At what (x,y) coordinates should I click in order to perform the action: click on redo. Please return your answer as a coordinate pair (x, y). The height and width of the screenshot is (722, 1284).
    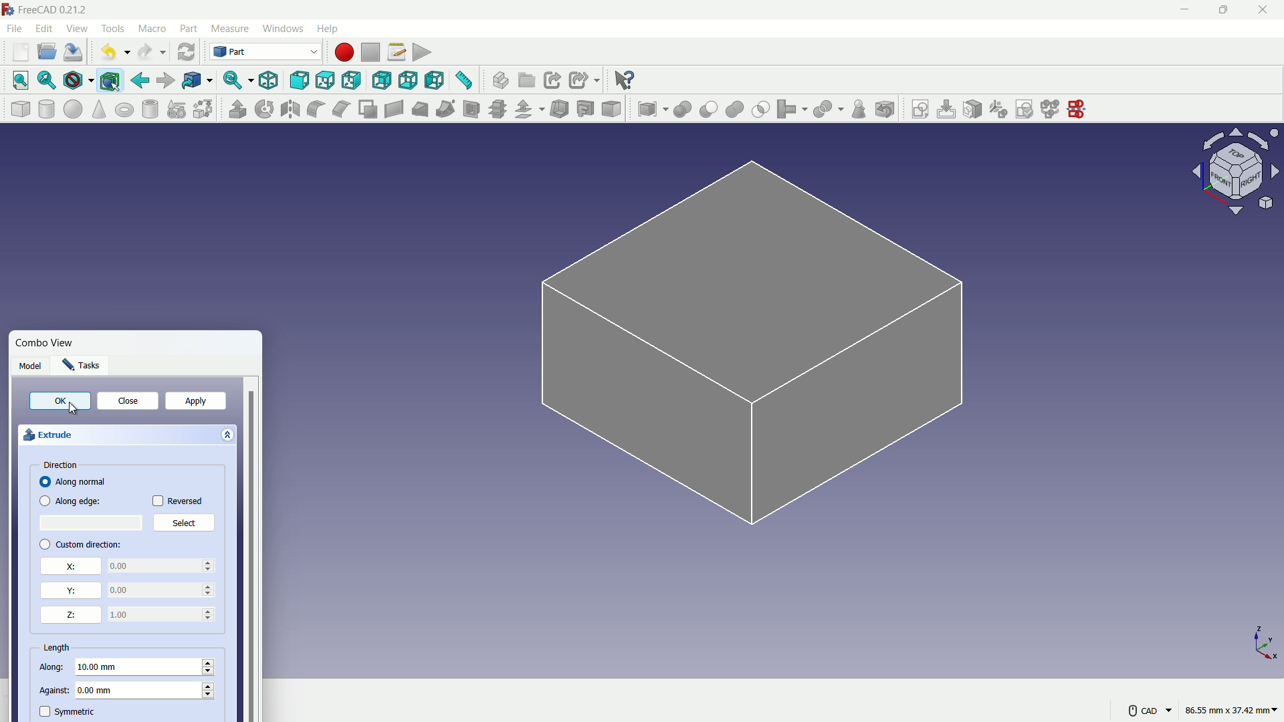
    Looking at the image, I should click on (150, 51).